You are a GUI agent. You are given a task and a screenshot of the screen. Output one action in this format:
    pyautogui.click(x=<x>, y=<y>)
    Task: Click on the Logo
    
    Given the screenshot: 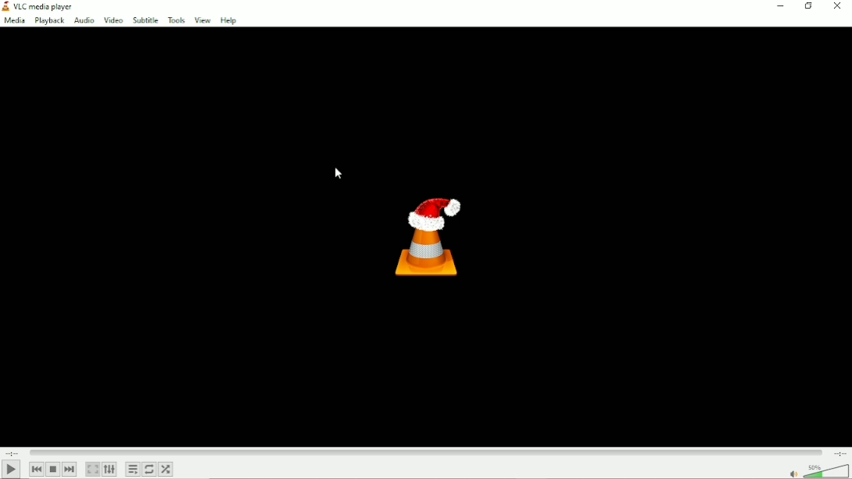 What is the action you would take?
    pyautogui.click(x=426, y=234)
    